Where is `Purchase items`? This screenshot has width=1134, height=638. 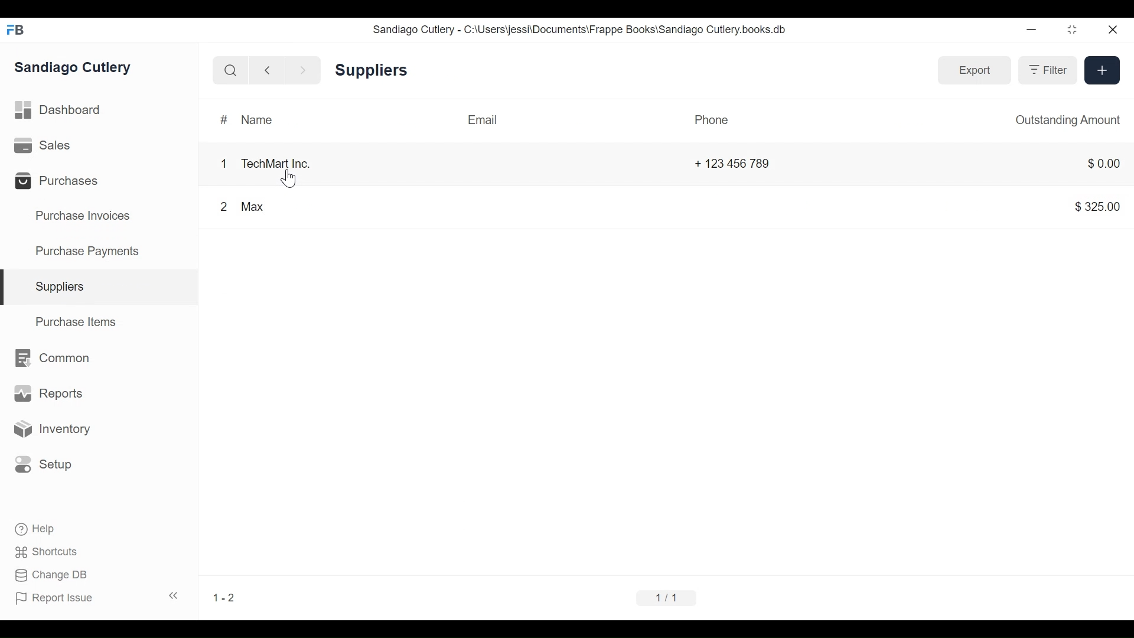
Purchase items is located at coordinates (78, 324).